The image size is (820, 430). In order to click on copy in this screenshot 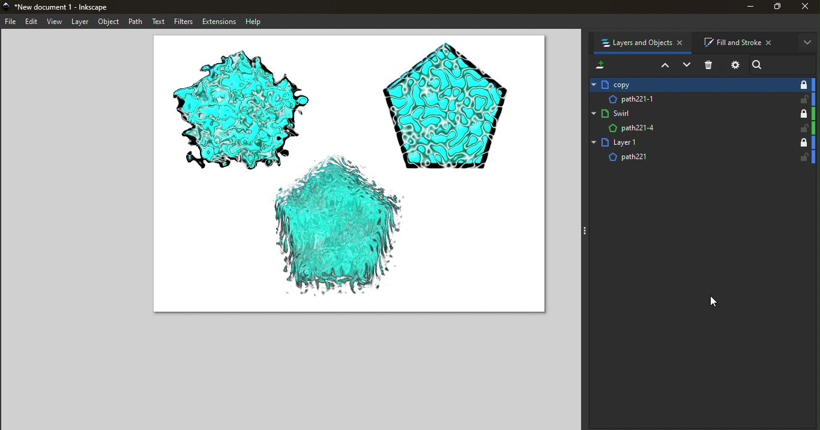, I will do `click(684, 85)`.